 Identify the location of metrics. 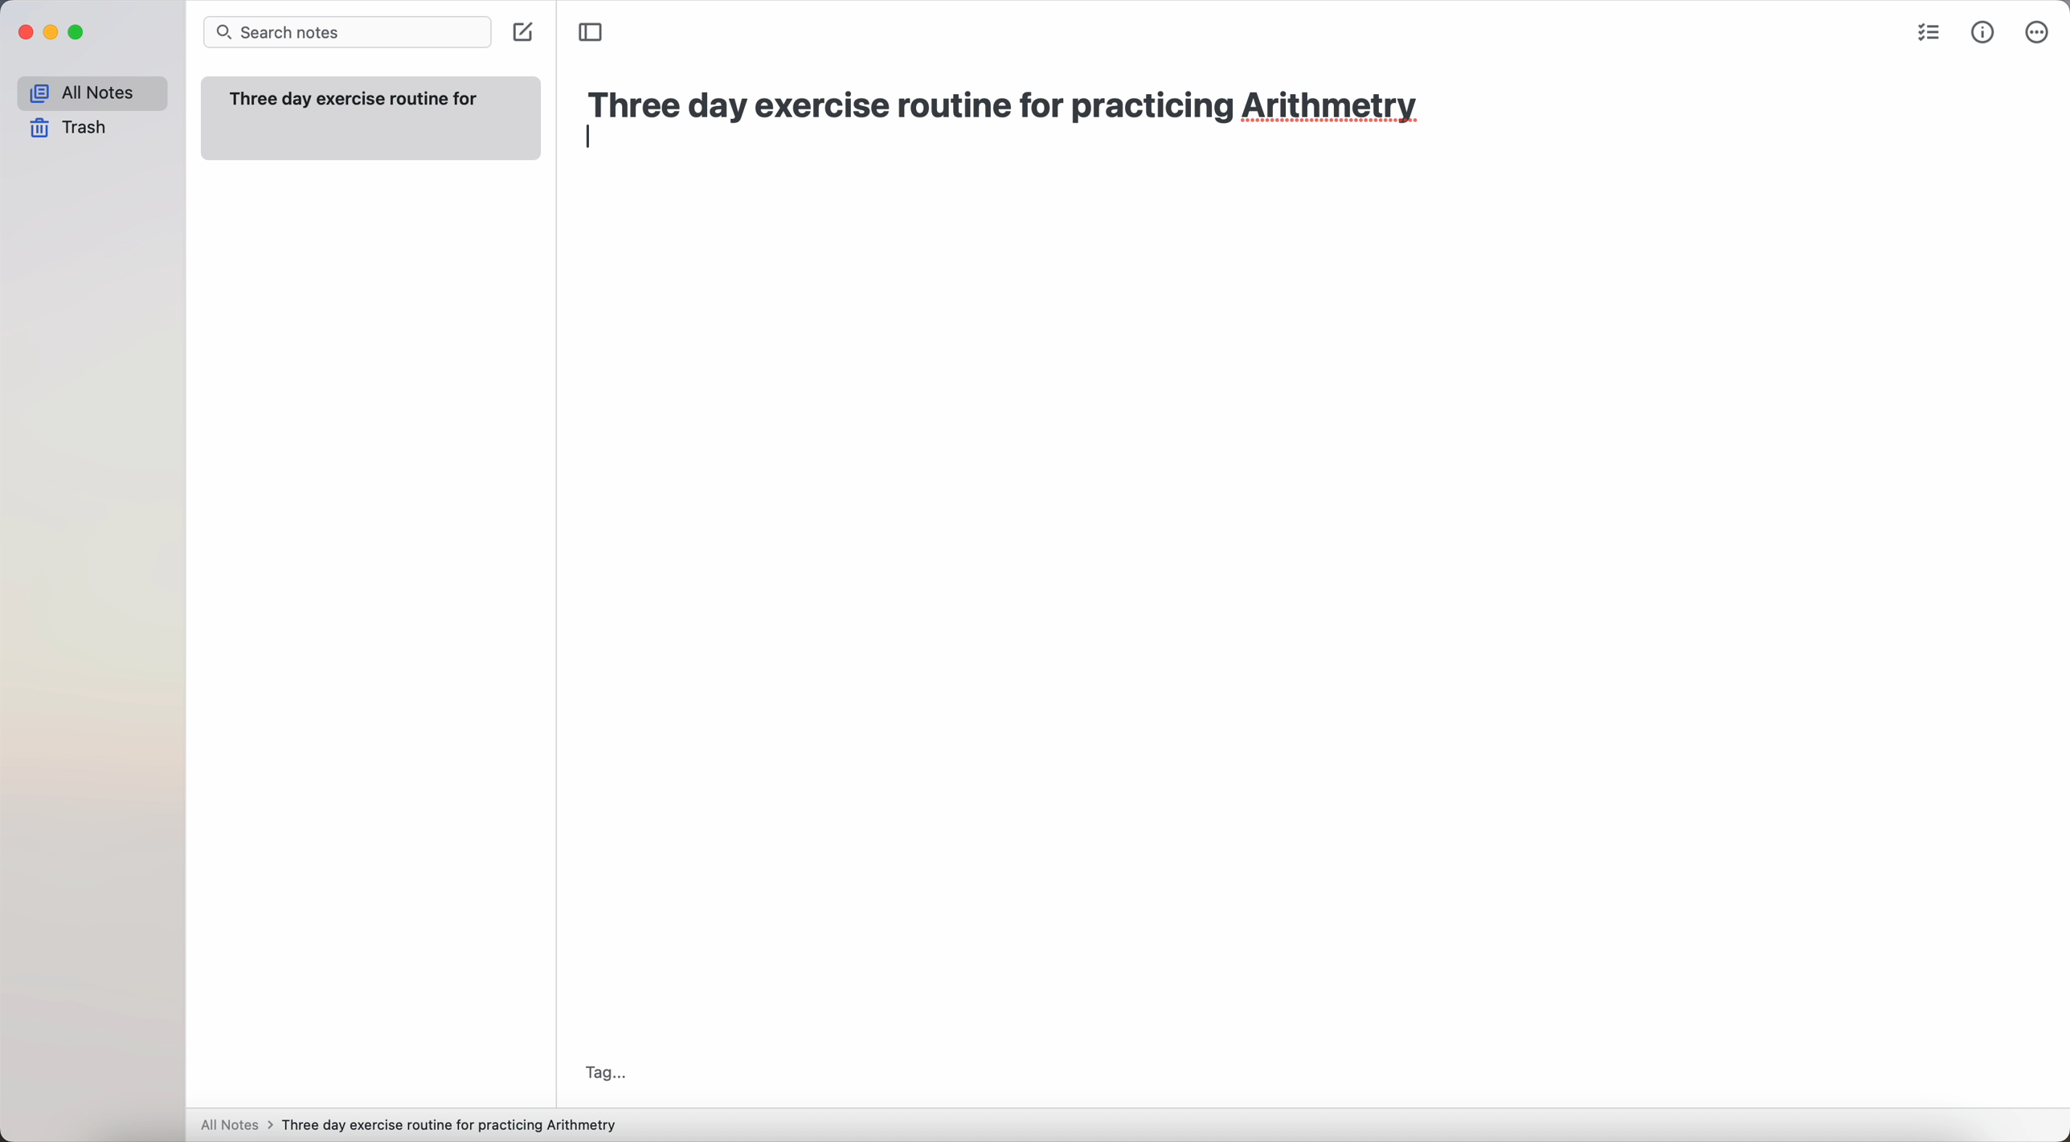
(1983, 35).